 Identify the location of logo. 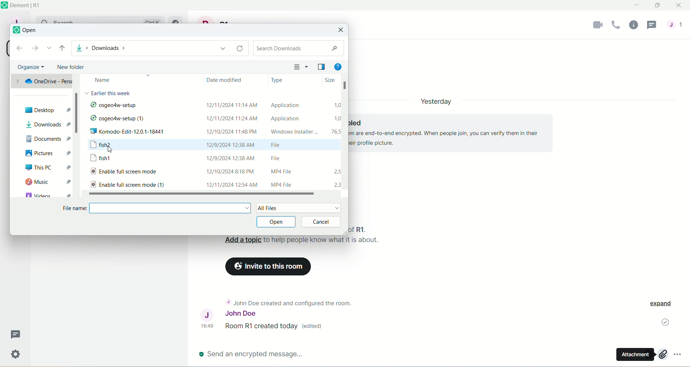
(14, 31).